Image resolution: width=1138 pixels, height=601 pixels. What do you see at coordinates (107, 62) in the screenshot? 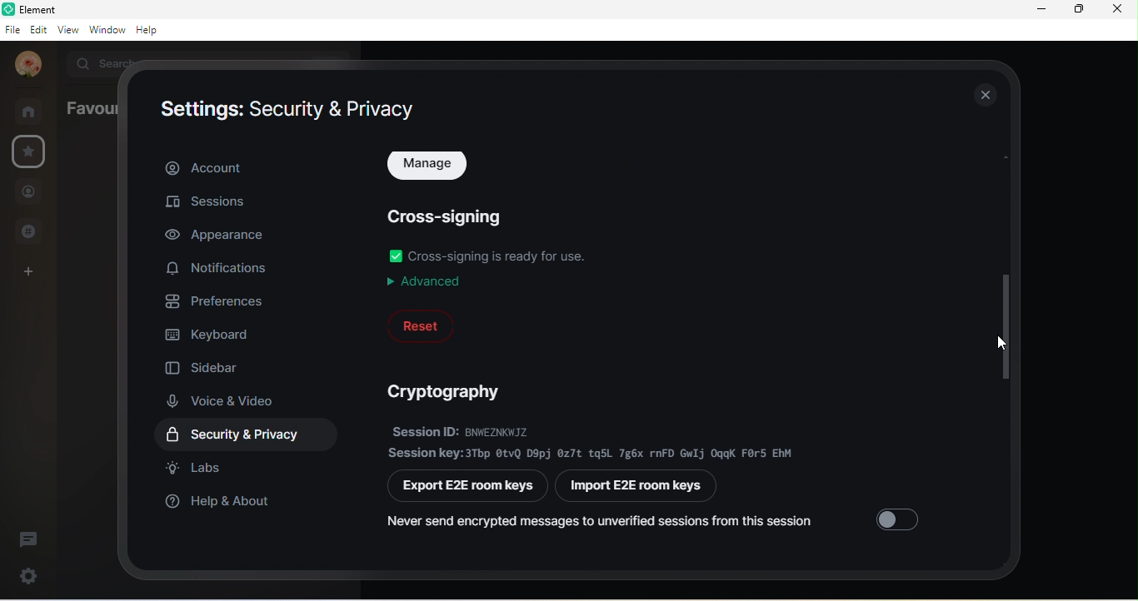
I see `search` at bounding box center [107, 62].